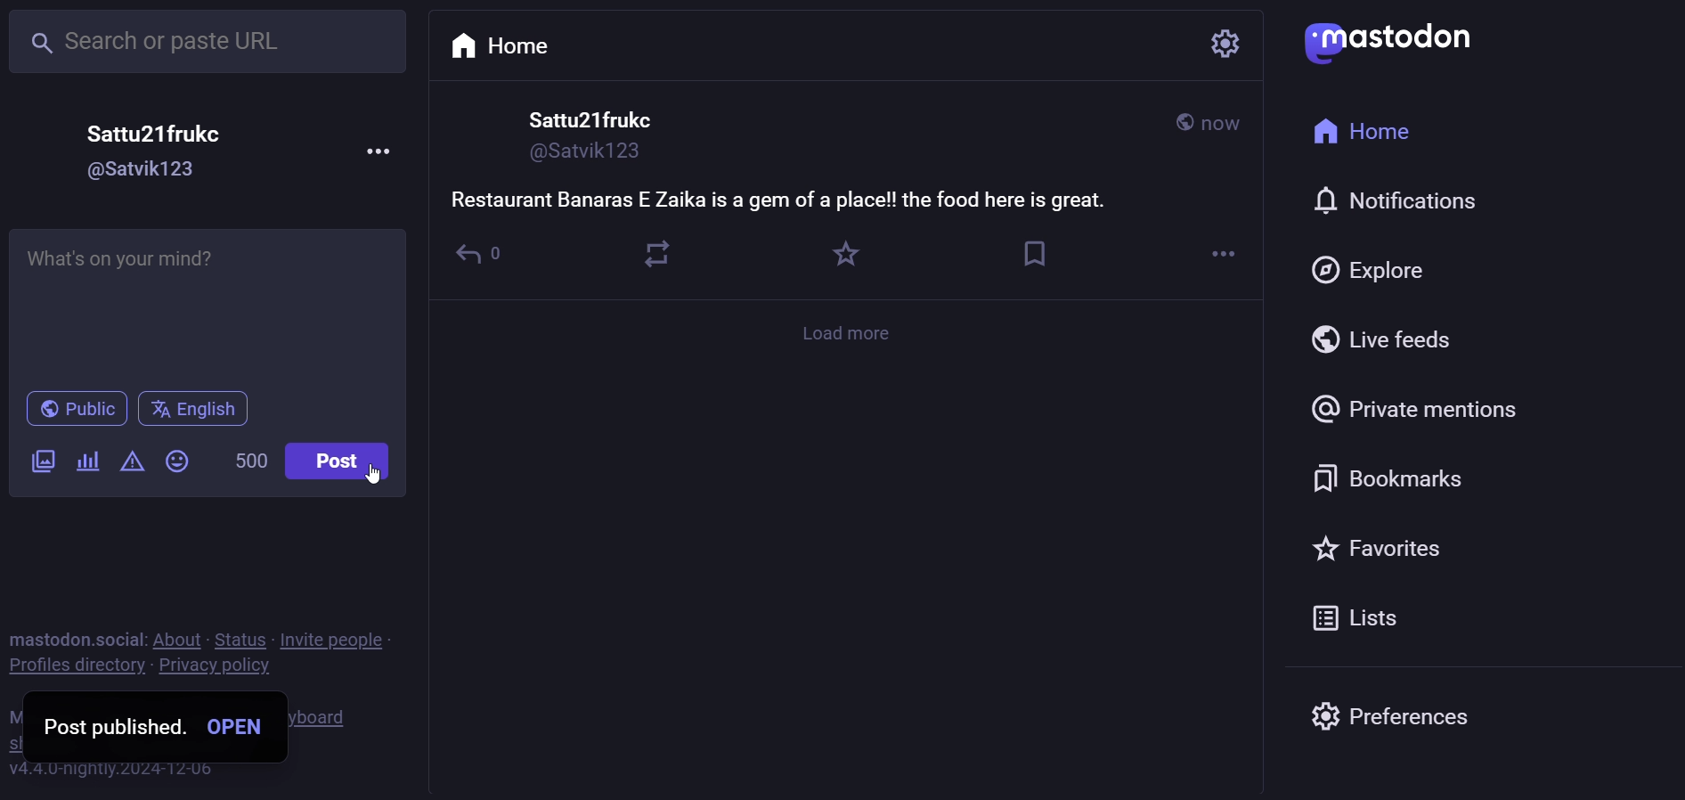 This screenshot has width=1685, height=800. I want to click on Home, so click(502, 44).